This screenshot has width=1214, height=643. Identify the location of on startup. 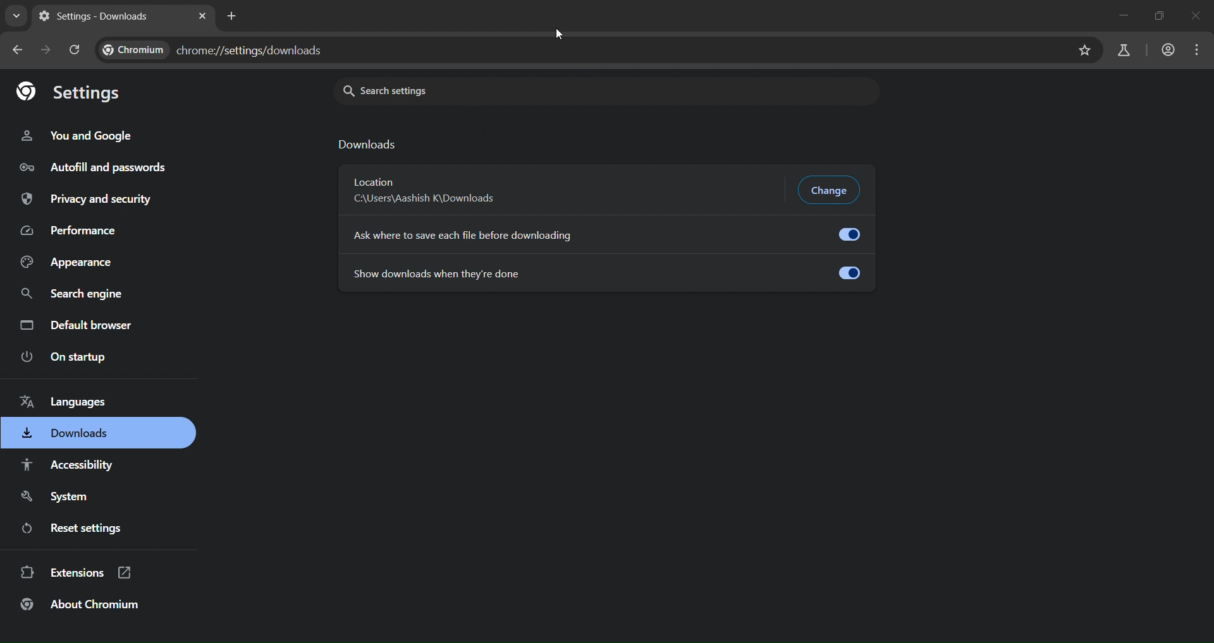
(63, 358).